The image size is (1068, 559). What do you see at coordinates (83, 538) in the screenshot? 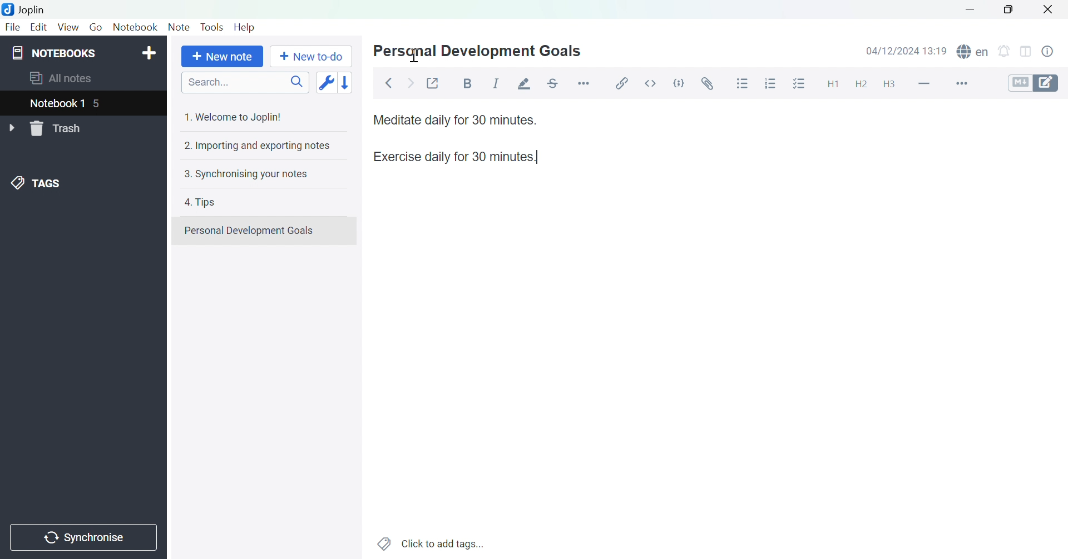
I see `Synchronise` at bounding box center [83, 538].